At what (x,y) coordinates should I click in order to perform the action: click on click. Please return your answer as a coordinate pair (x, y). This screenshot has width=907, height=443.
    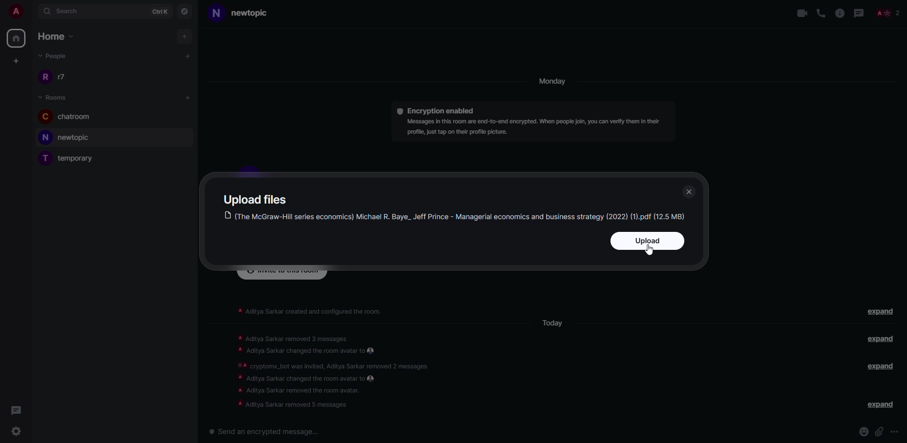
    Looking at the image, I should click on (879, 431).